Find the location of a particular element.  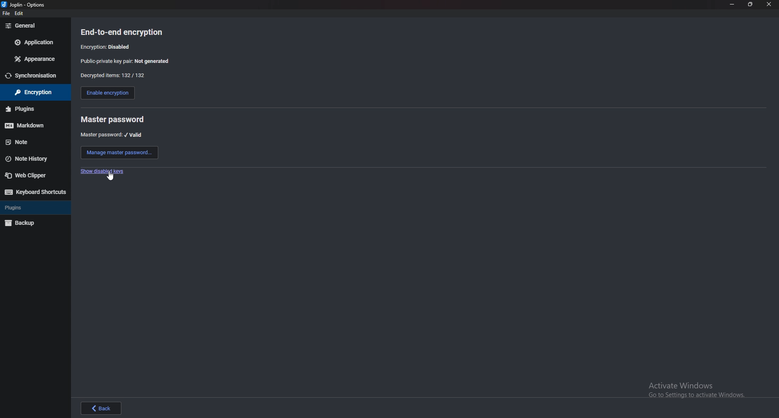

cursor is located at coordinates (111, 176).